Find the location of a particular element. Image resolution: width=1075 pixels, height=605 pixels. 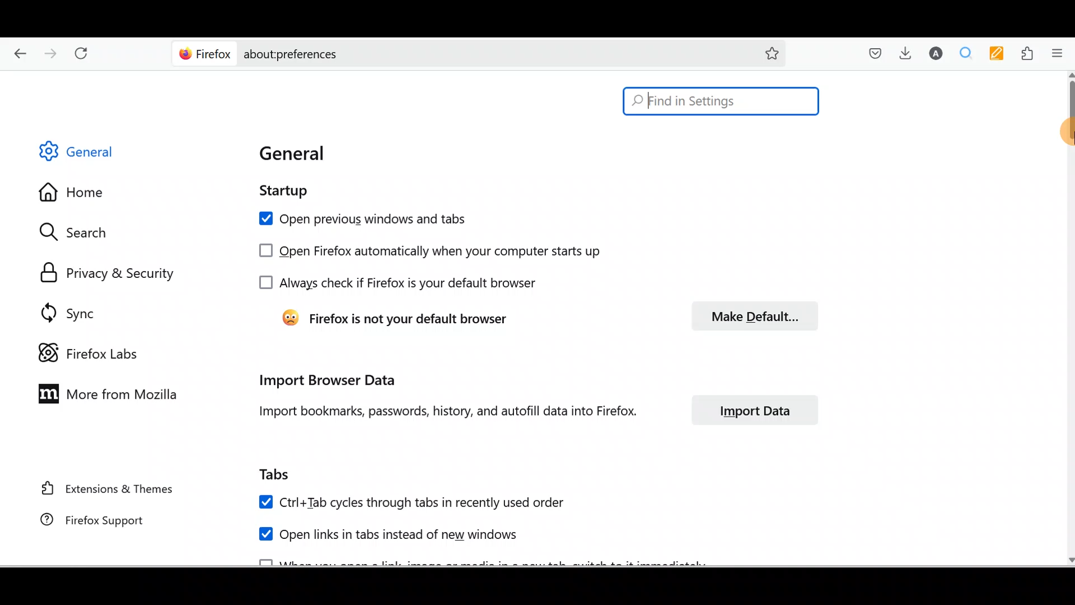

Home settings is located at coordinates (72, 190).